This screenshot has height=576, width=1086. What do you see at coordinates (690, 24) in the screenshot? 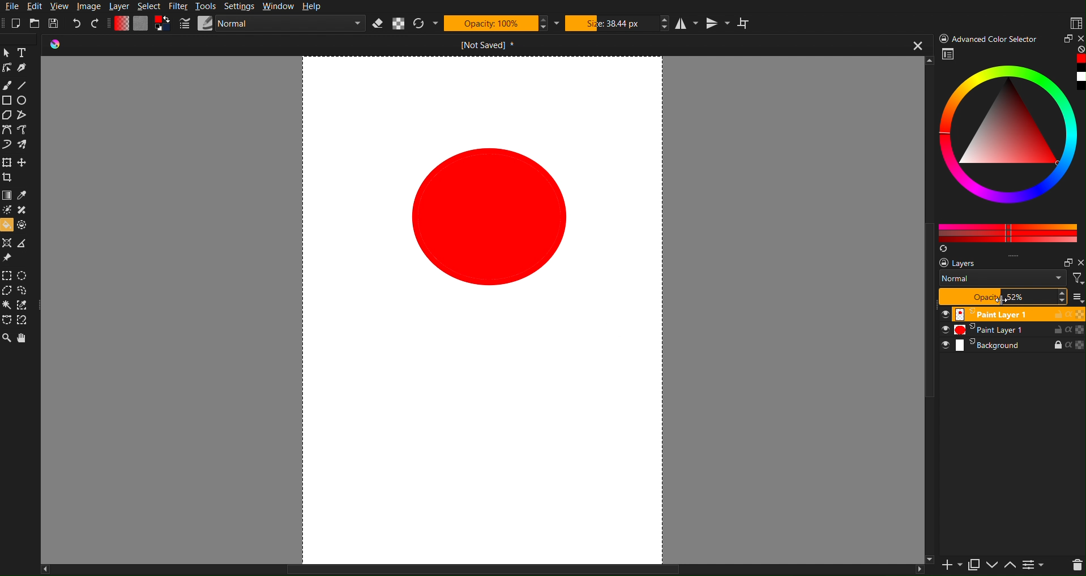
I see `Horizontal Mirror` at bounding box center [690, 24].